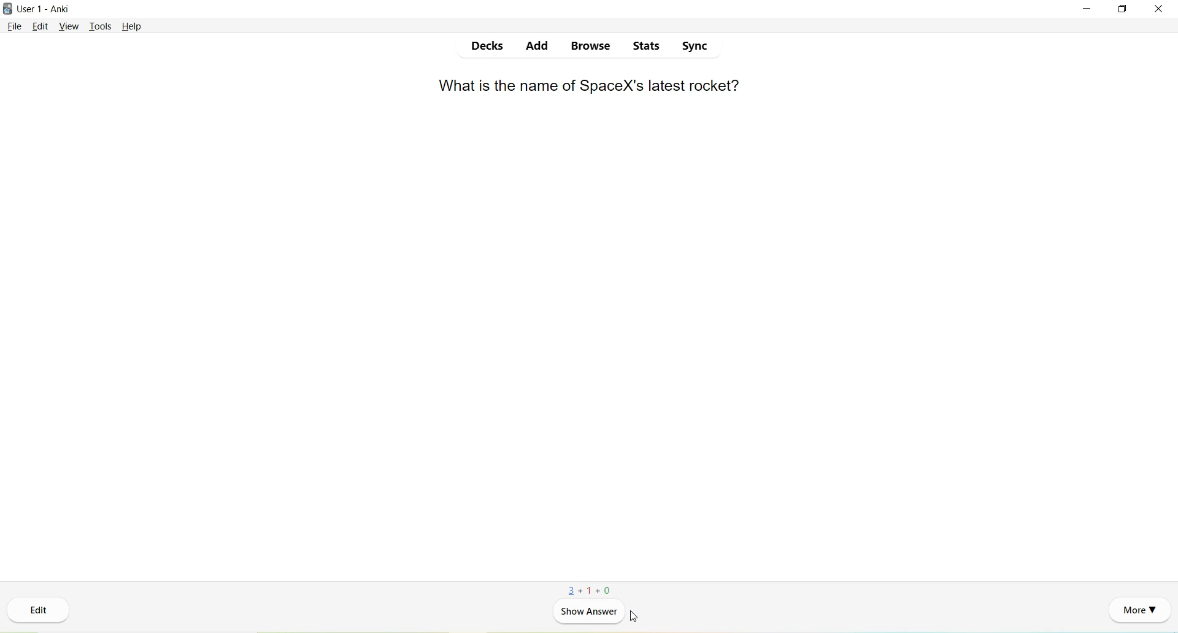  I want to click on Help, so click(133, 27).